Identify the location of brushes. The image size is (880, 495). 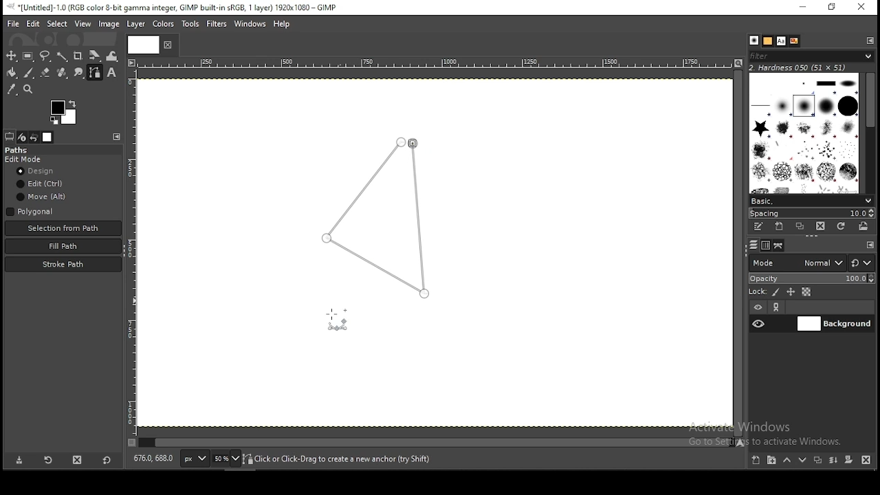
(754, 41).